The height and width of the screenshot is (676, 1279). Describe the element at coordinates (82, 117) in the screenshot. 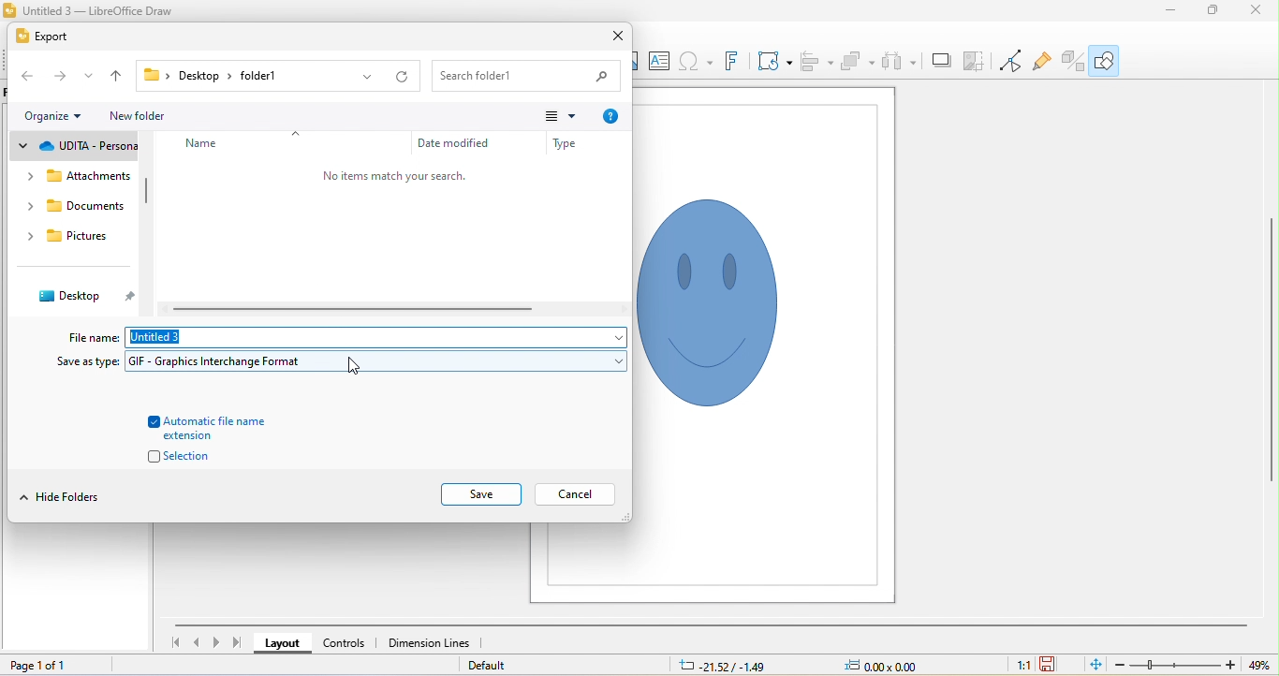

I see `drop down` at that location.